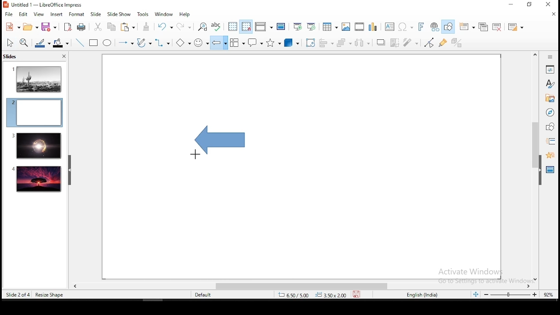 The height and width of the screenshot is (315, 560). What do you see at coordinates (429, 43) in the screenshot?
I see `toggle point edit mode` at bounding box center [429, 43].